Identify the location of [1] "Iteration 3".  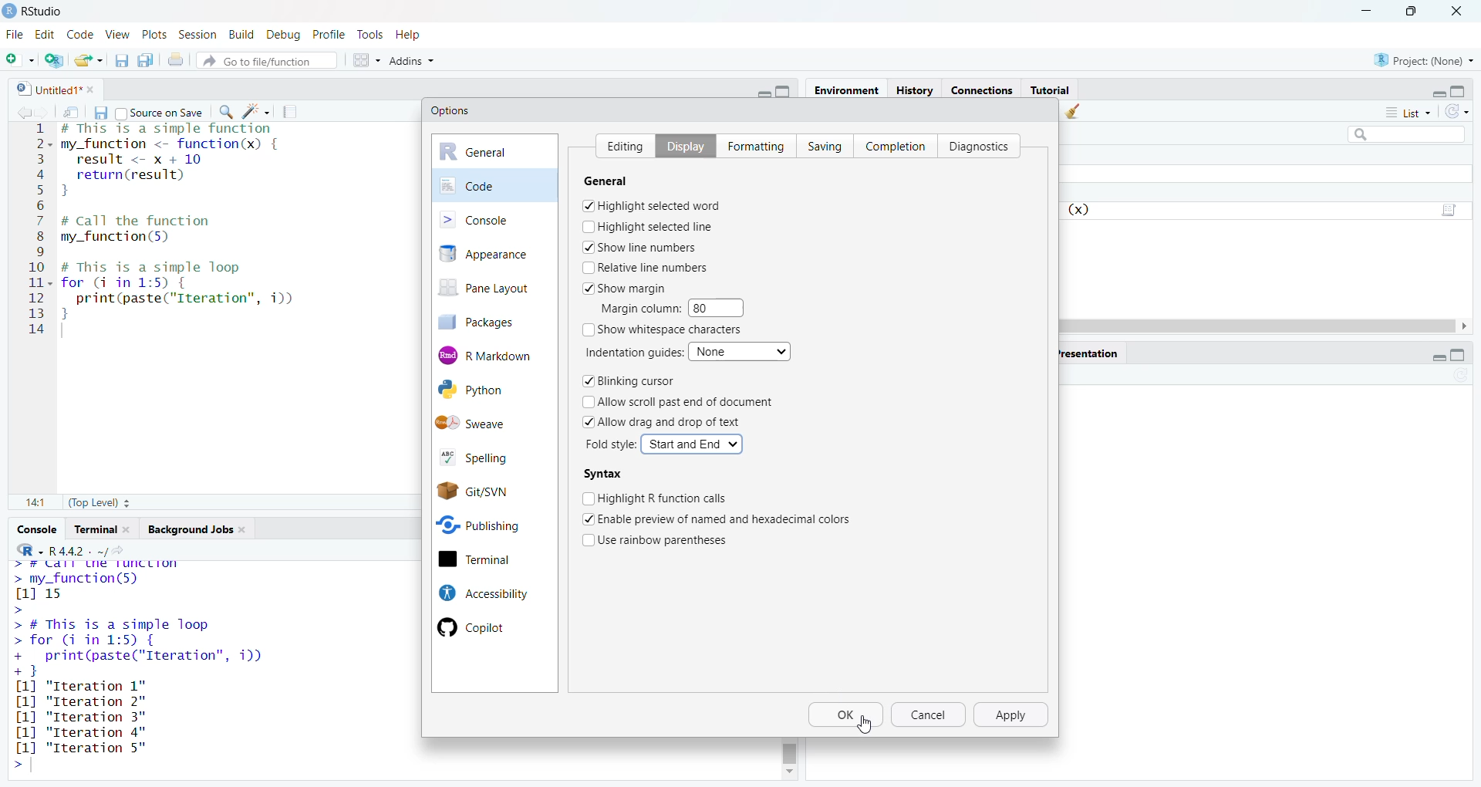
(79, 732).